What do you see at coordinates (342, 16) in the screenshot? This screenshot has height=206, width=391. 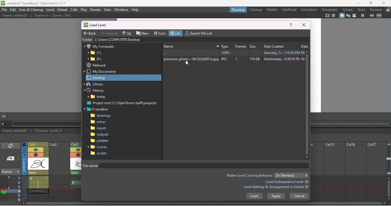 I see `Camera stand view` at bounding box center [342, 16].